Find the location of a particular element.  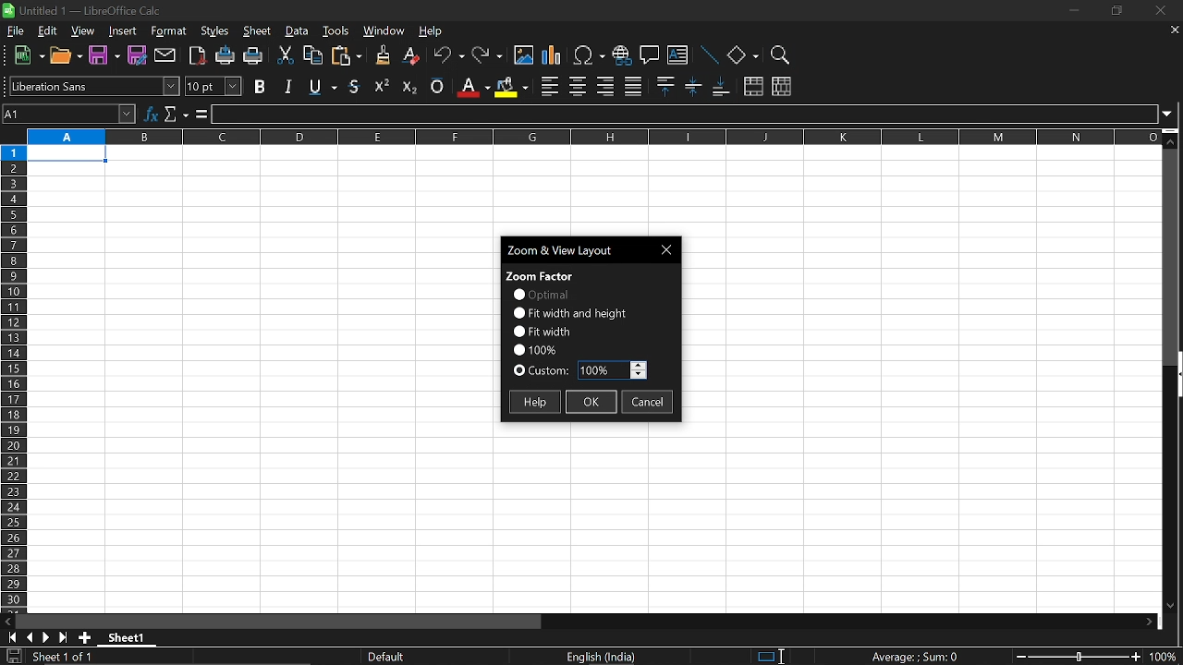

background color is located at coordinates (510, 86).